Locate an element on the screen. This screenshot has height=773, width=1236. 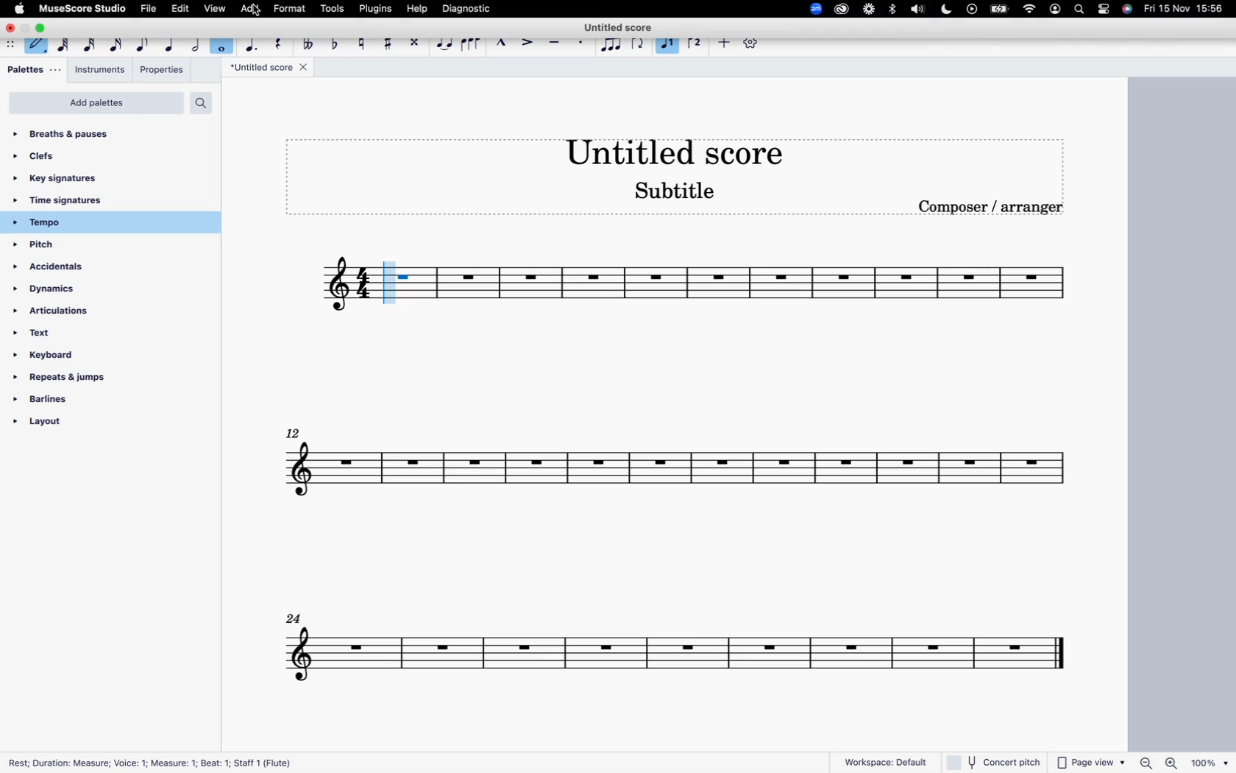
16th note is located at coordinates (115, 43).